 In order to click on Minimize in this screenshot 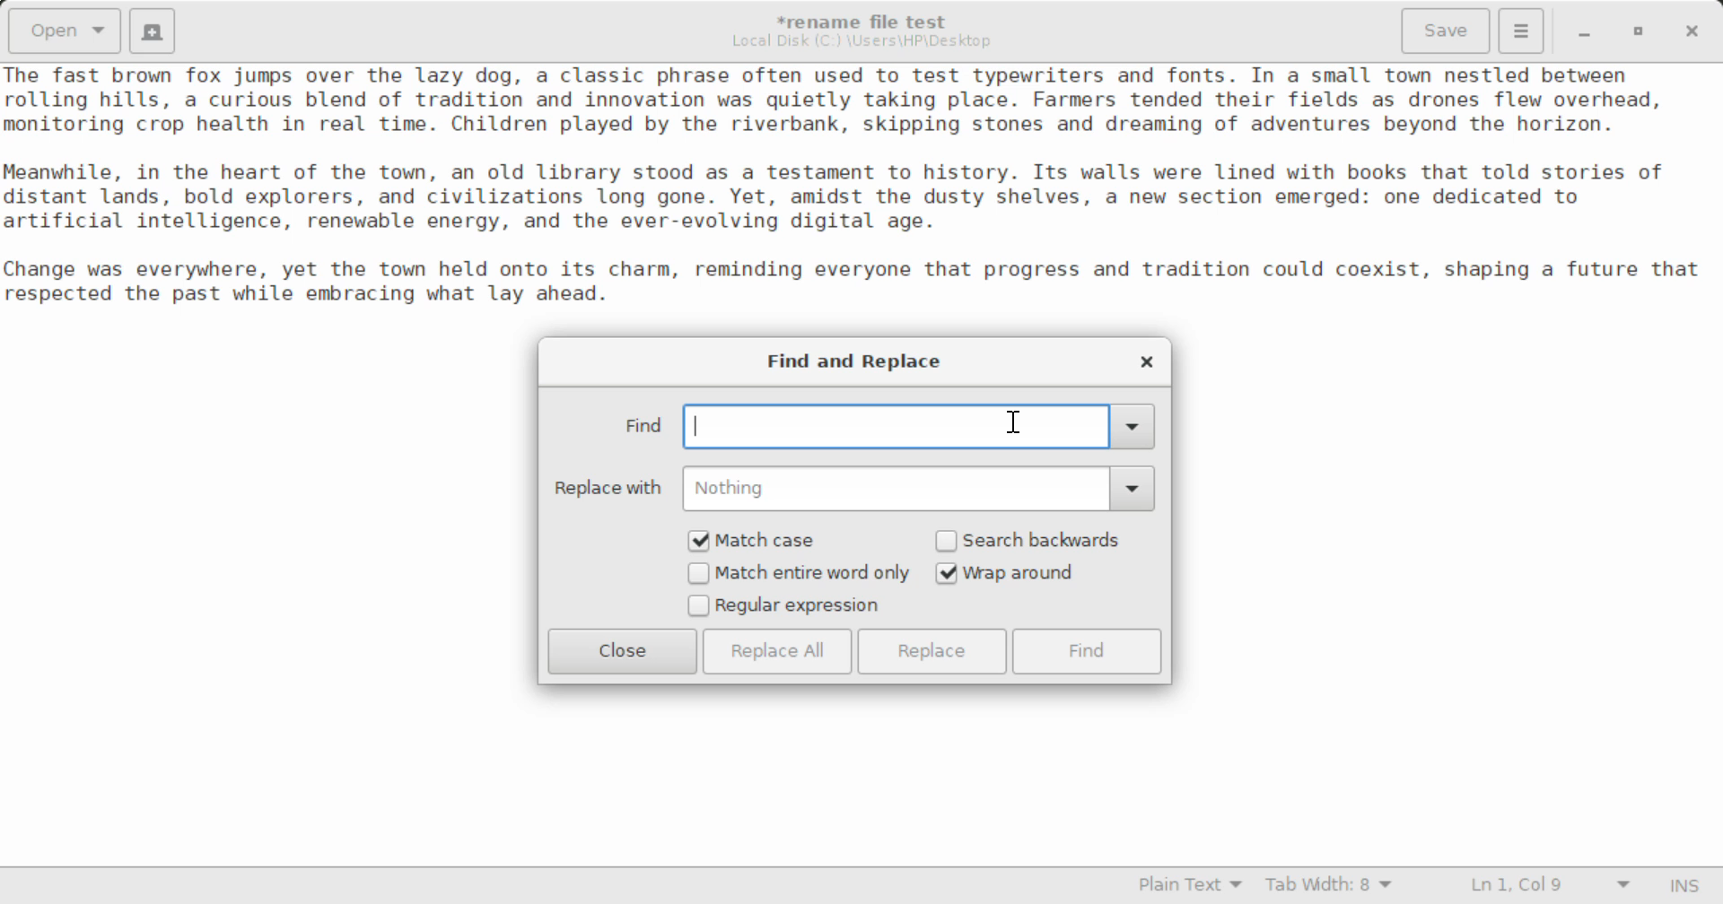, I will do `click(1640, 30)`.